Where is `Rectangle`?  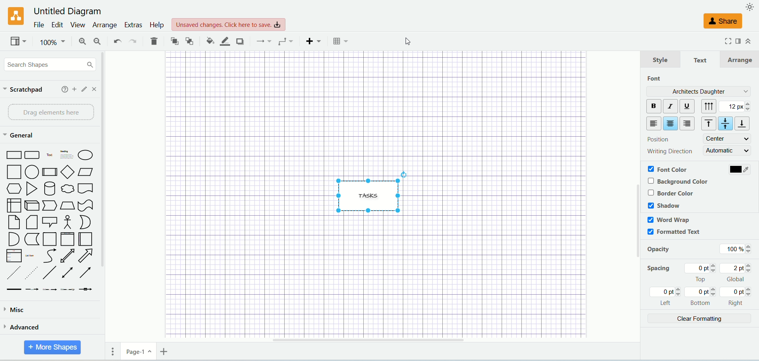
Rectangle is located at coordinates (13, 154).